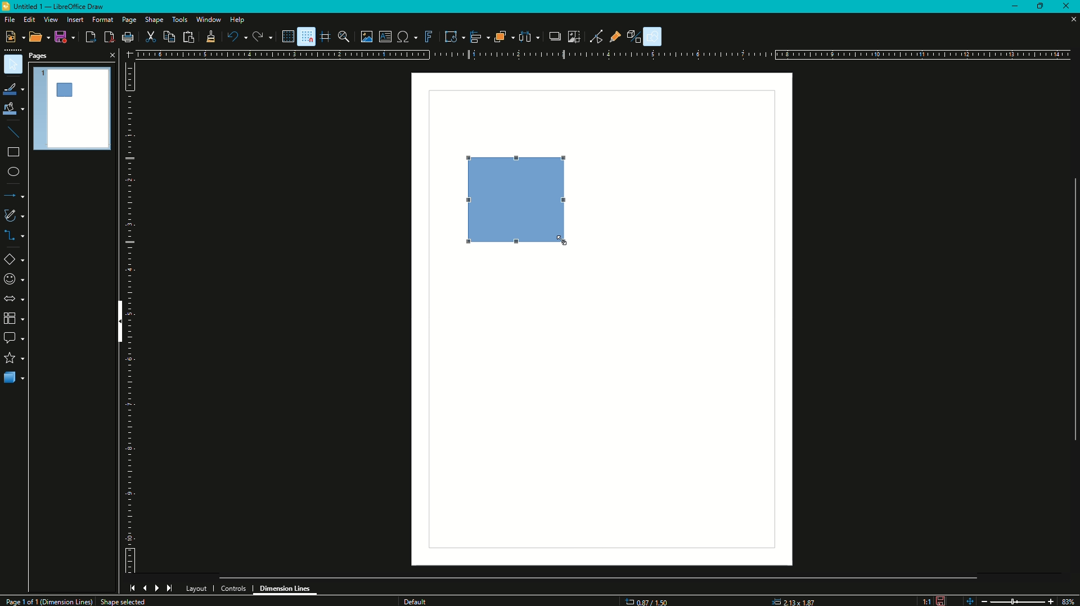  Describe the element at coordinates (552, 37) in the screenshot. I see `Shadow` at that location.